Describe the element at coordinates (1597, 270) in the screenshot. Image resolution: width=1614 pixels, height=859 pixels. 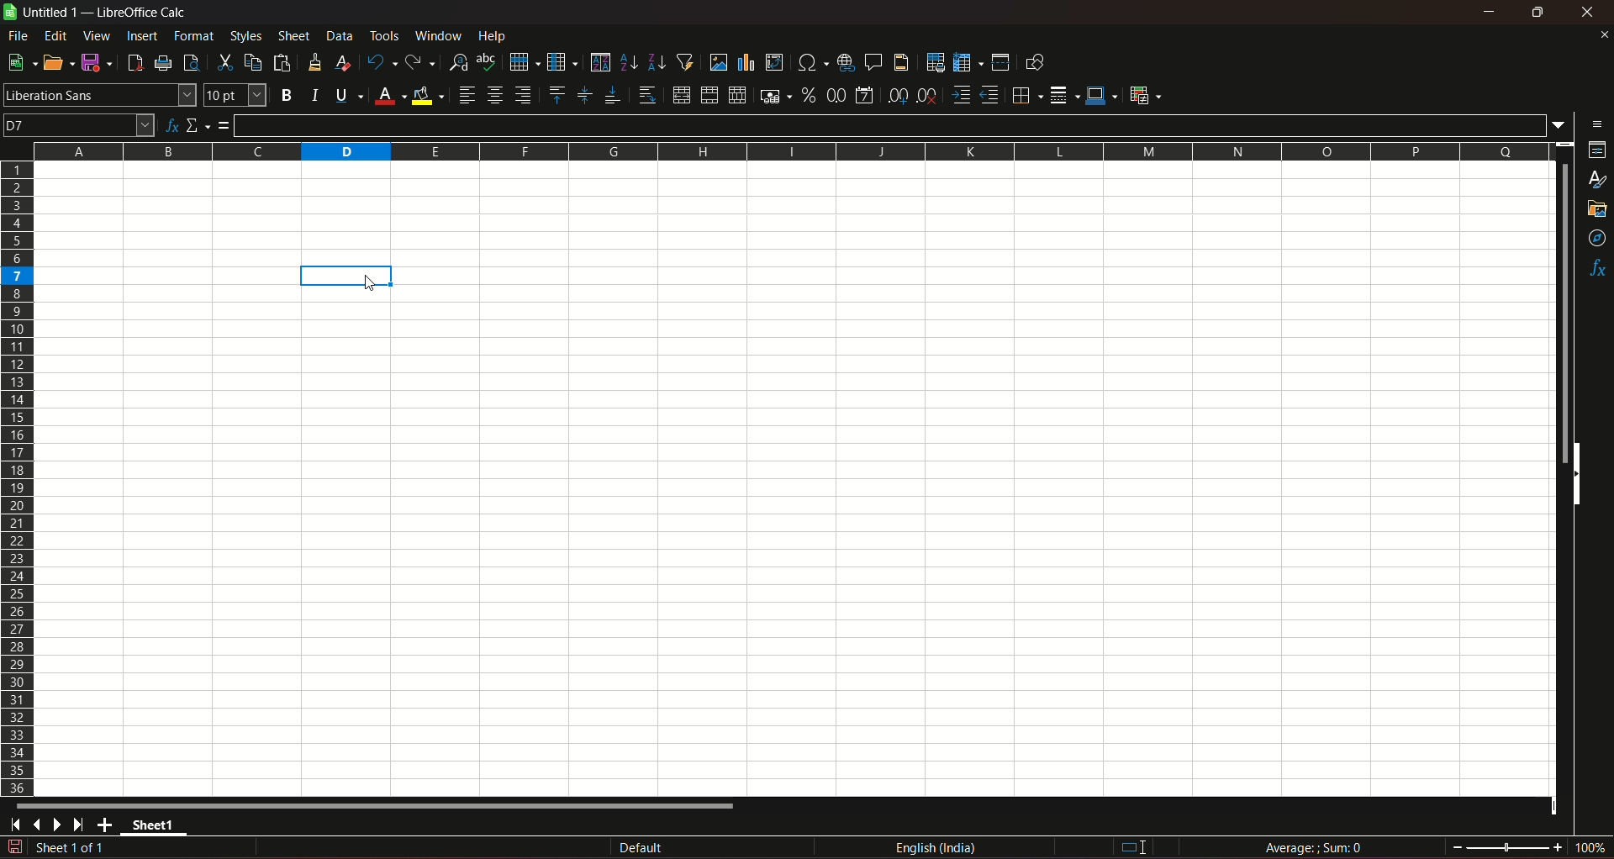
I see `functions` at that location.